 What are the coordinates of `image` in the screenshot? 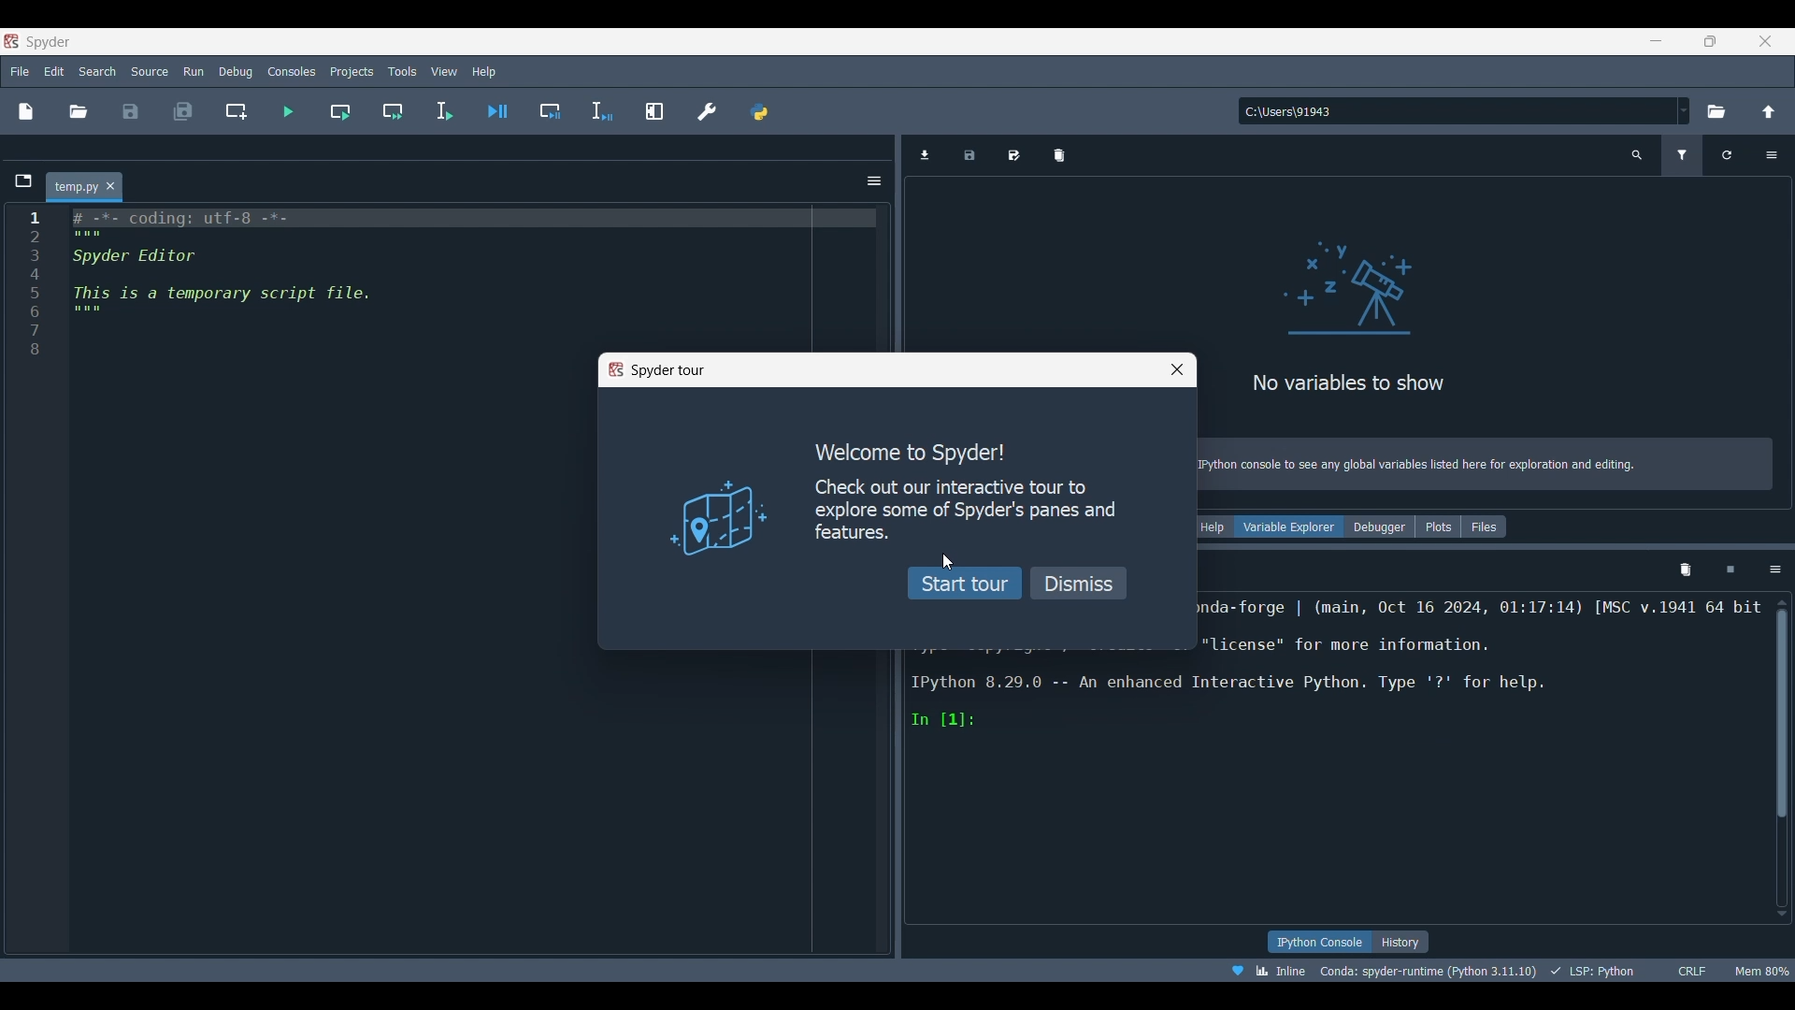 It's located at (1367, 293).